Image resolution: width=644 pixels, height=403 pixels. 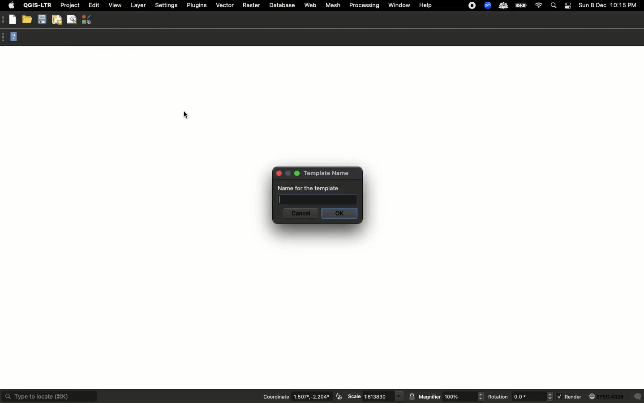 I want to click on cursor, so click(x=187, y=116).